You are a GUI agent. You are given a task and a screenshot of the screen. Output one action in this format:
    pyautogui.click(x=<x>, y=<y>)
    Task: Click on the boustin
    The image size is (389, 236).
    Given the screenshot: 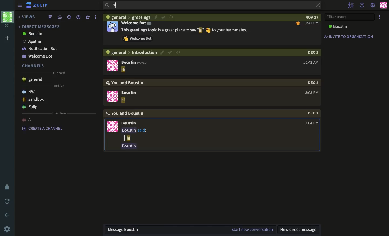 What is the action you would take?
    pyautogui.click(x=337, y=26)
    